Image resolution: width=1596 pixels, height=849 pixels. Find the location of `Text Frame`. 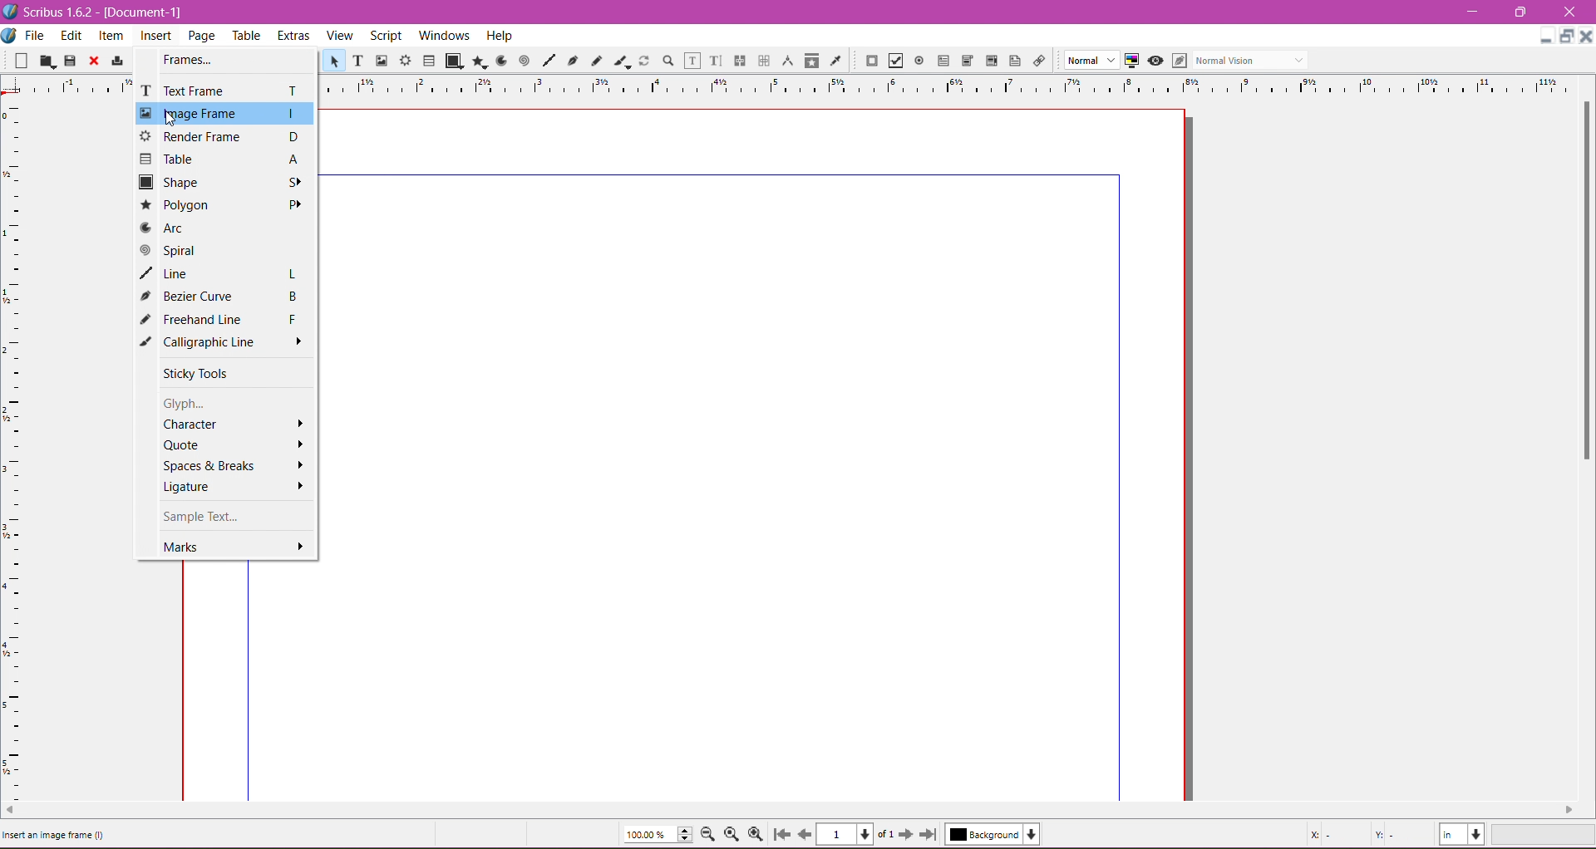

Text Frame is located at coordinates (222, 91).